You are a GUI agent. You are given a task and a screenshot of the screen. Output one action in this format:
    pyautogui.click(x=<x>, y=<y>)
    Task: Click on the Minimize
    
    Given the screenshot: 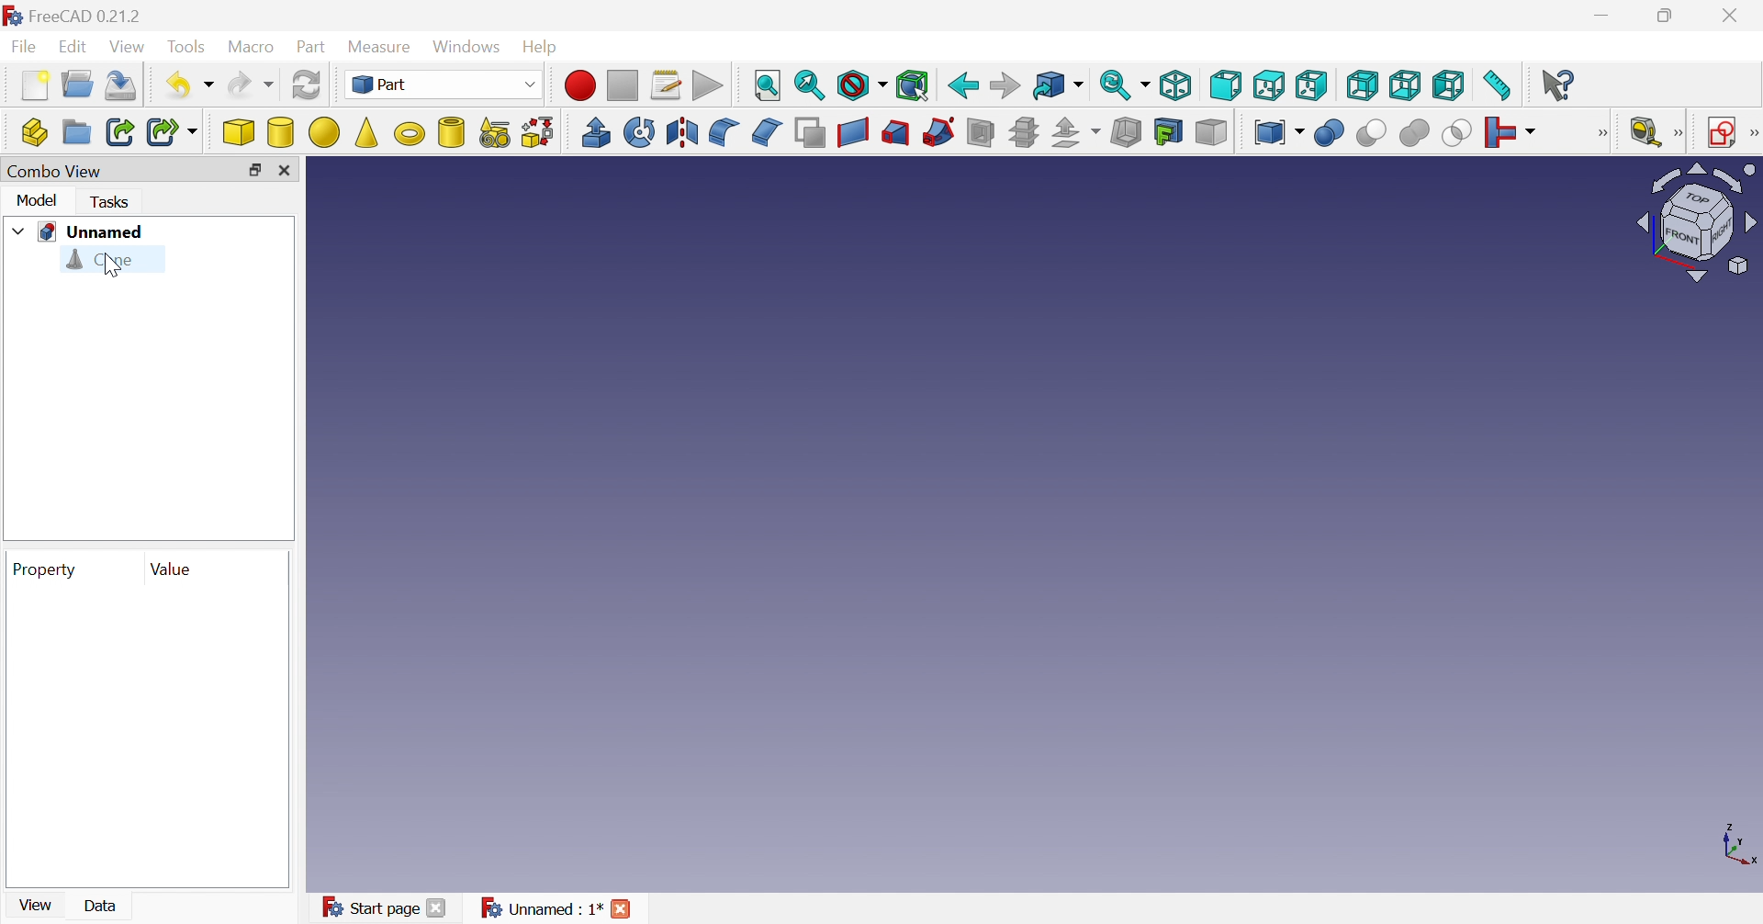 What is the action you would take?
    pyautogui.click(x=1601, y=16)
    